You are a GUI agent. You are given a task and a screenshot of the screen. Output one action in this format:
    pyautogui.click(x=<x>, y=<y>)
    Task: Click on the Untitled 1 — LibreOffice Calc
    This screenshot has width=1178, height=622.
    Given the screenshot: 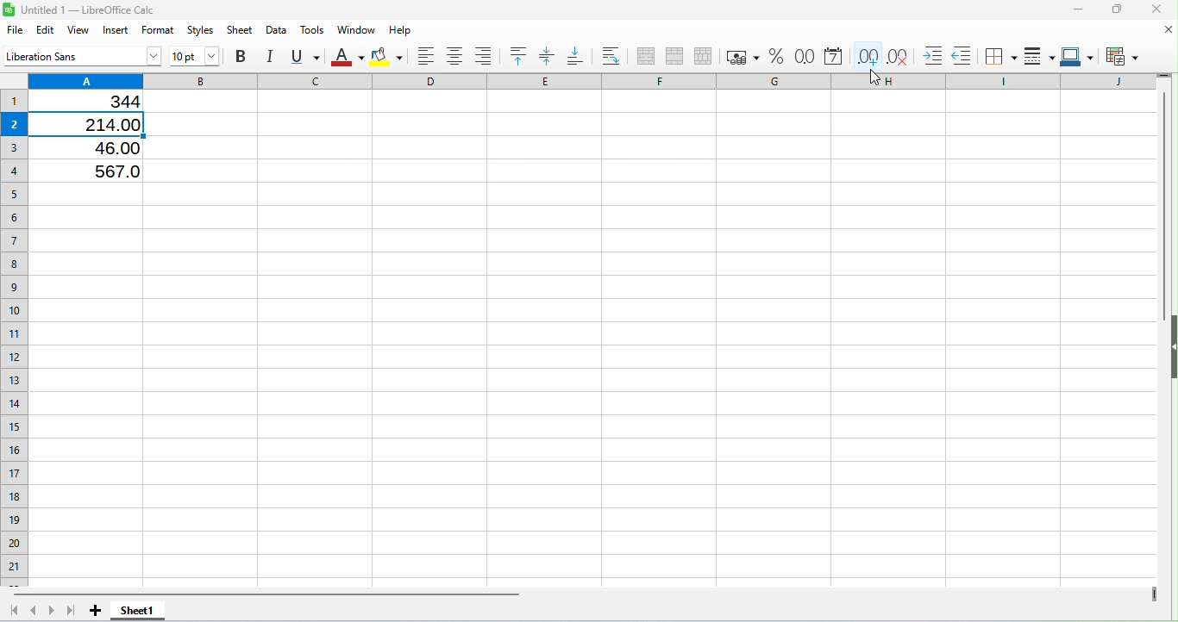 What is the action you would take?
    pyautogui.click(x=83, y=10)
    